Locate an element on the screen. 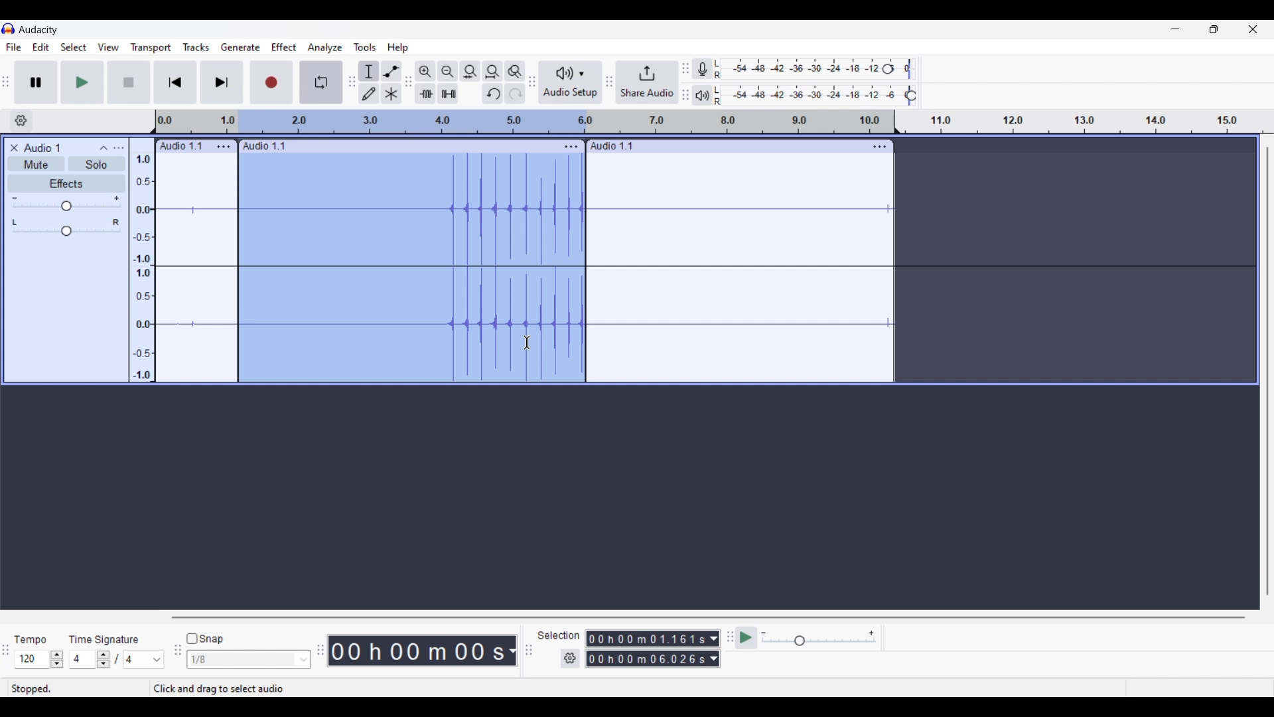  Solo is located at coordinates (96, 163).